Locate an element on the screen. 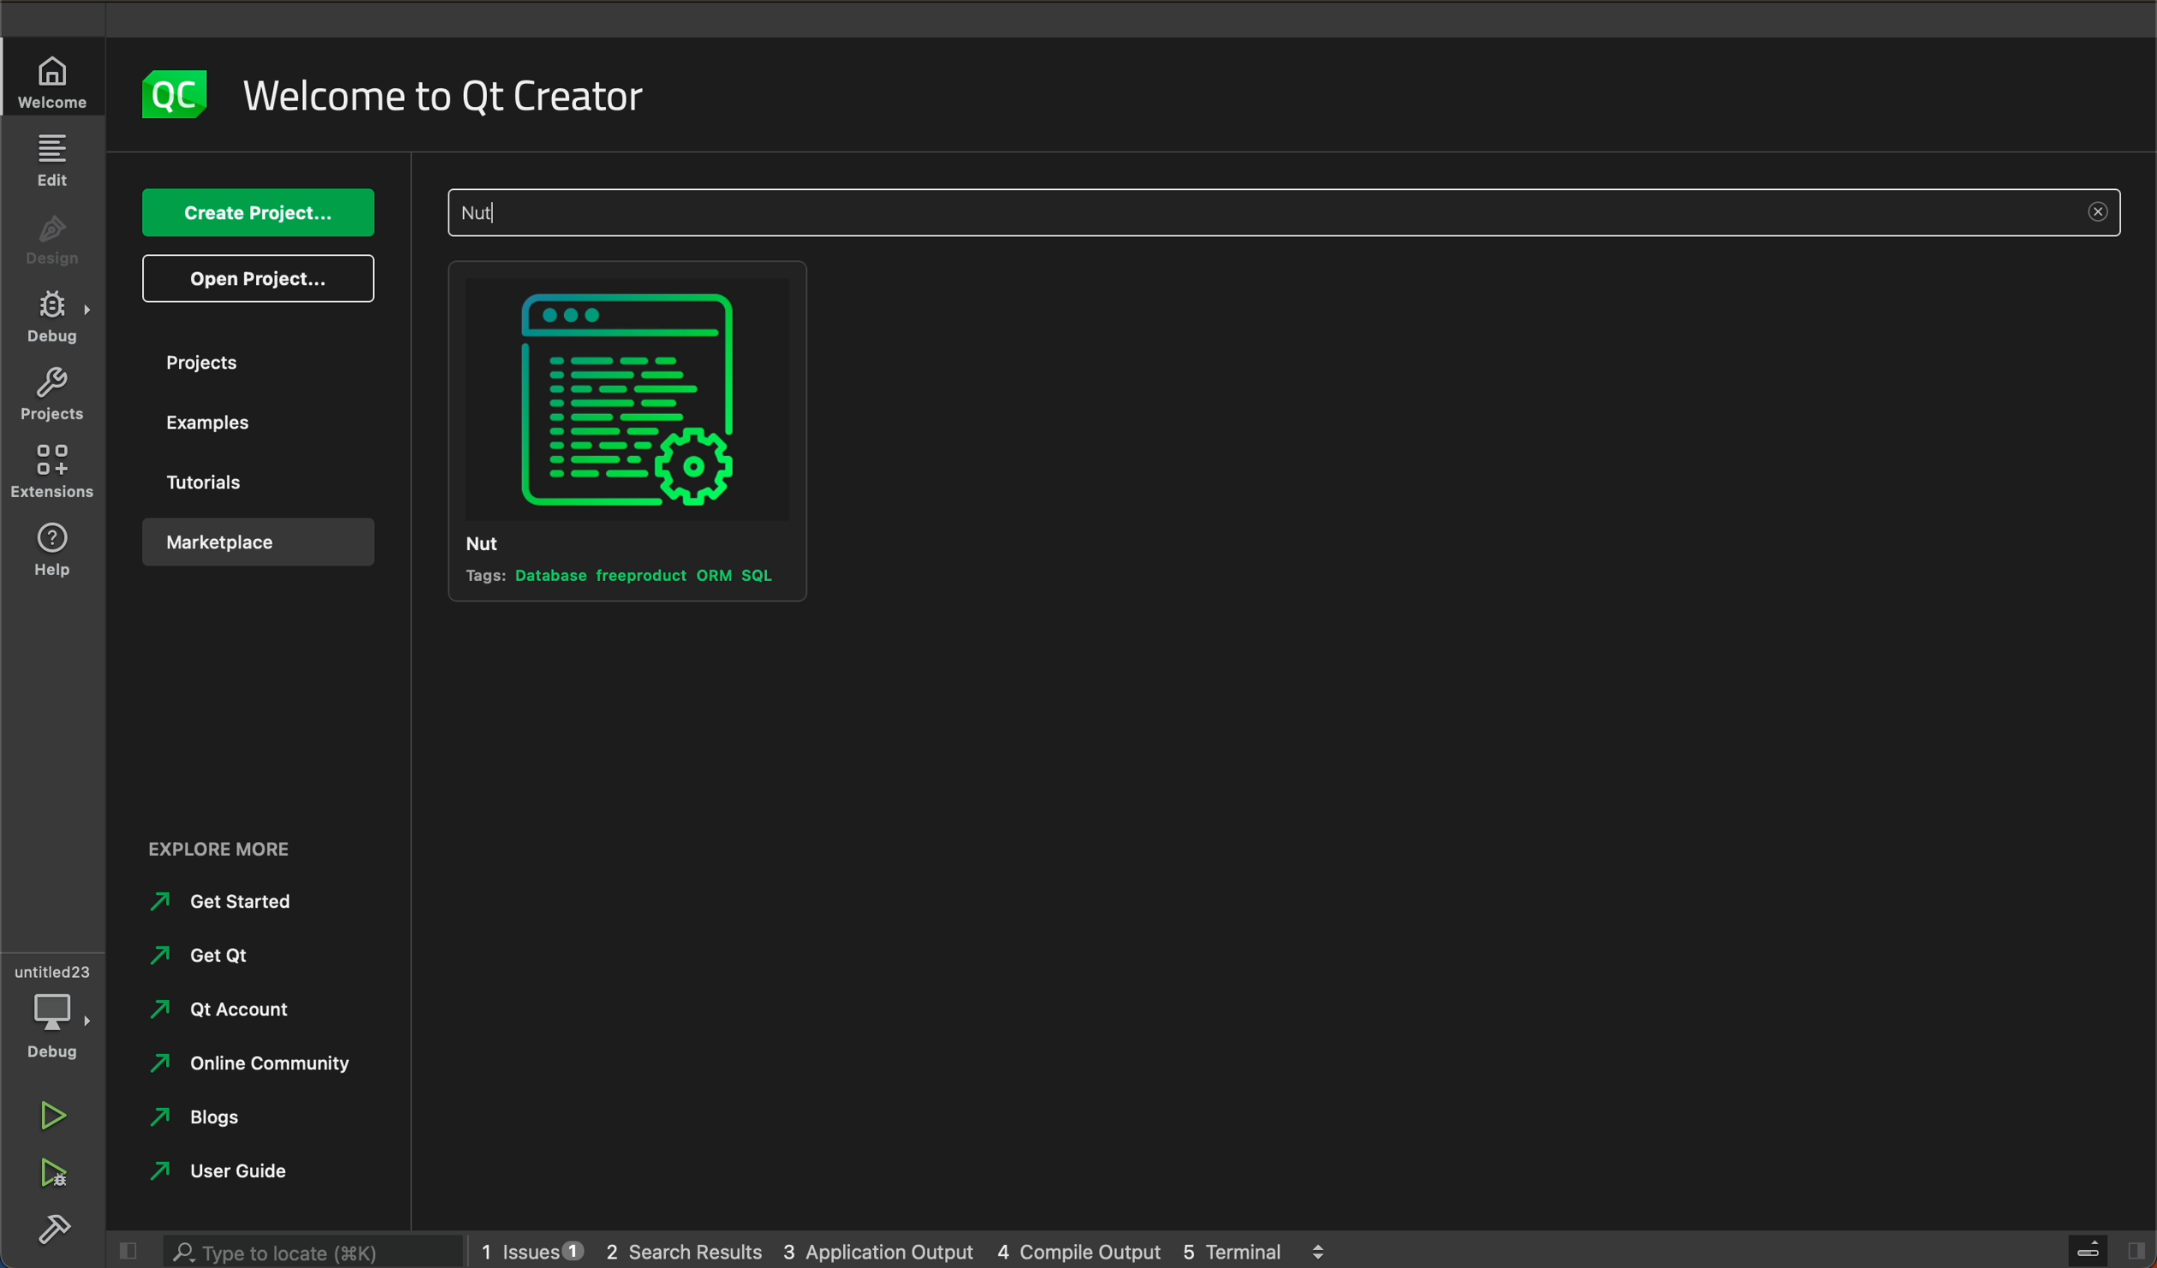 The image size is (2157, 1268).  is located at coordinates (251, 1124).